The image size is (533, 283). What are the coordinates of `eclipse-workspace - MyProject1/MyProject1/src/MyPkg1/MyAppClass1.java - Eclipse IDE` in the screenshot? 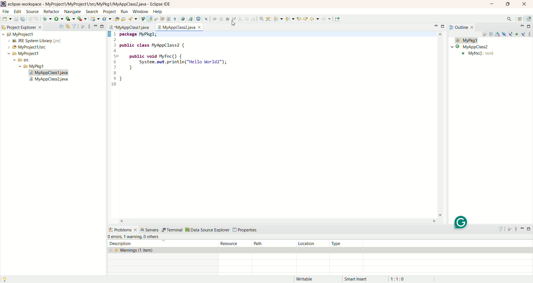 It's located at (91, 4).